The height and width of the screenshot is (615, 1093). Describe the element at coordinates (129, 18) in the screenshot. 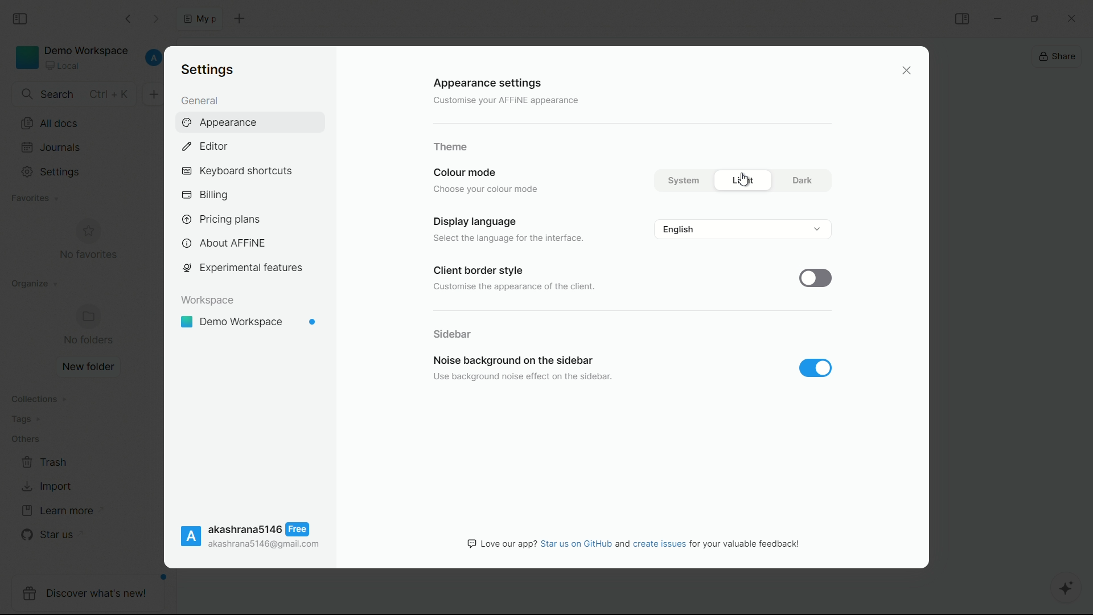

I see `back` at that location.